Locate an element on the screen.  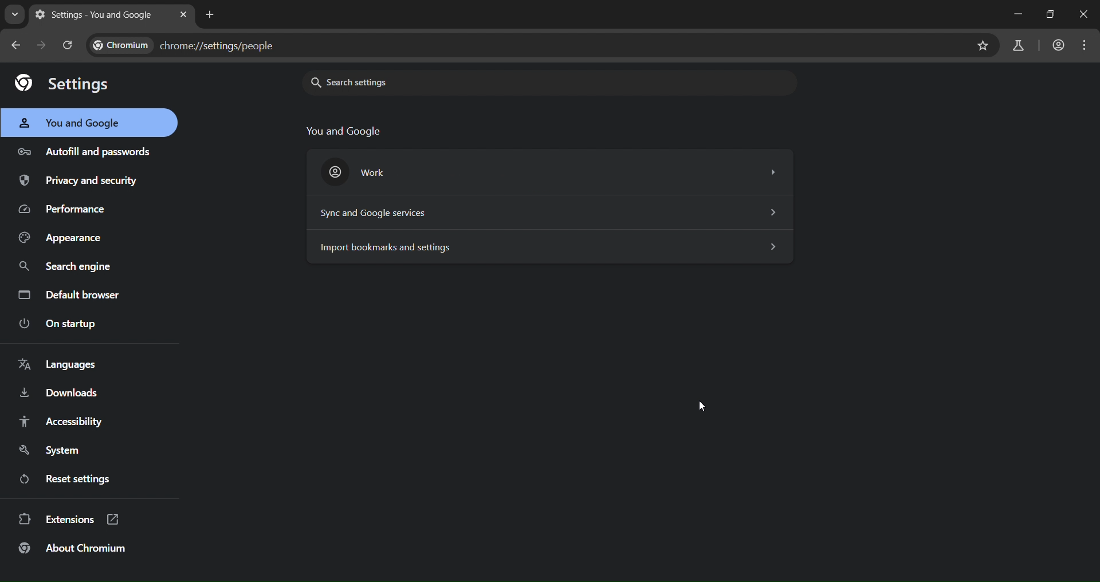
sync and google services is located at coordinates (544, 211).